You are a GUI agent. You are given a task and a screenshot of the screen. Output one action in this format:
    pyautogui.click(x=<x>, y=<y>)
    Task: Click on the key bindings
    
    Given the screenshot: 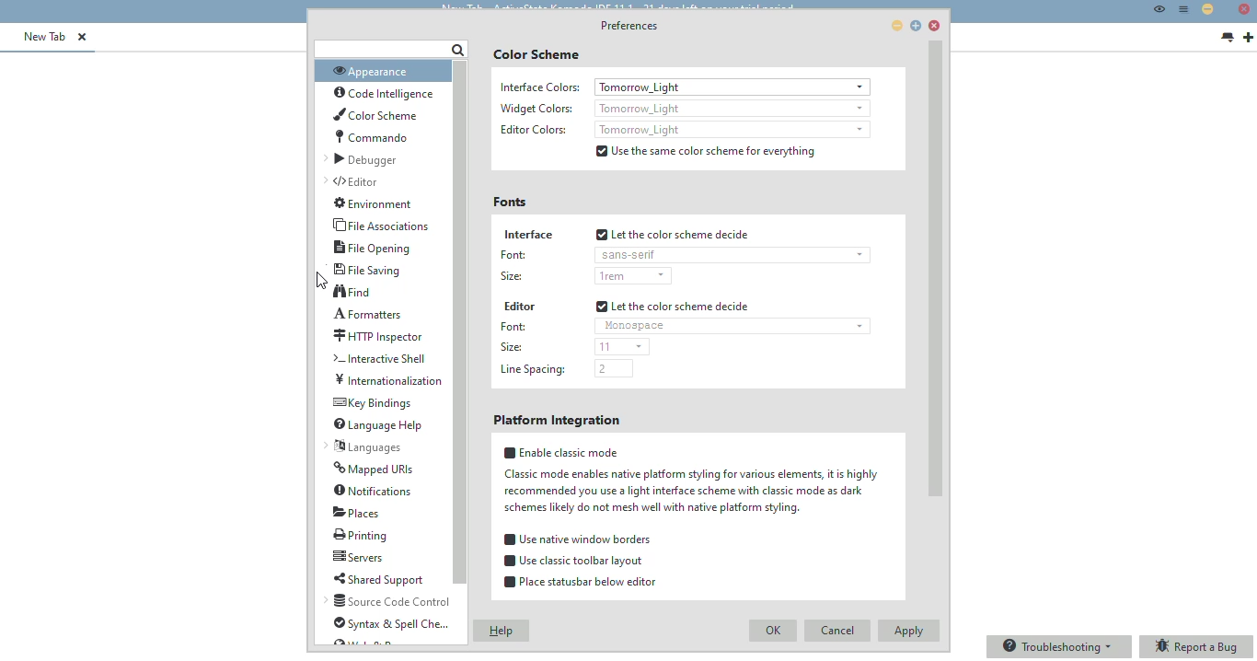 What is the action you would take?
    pyautogui.click(x=371, y=403)
    